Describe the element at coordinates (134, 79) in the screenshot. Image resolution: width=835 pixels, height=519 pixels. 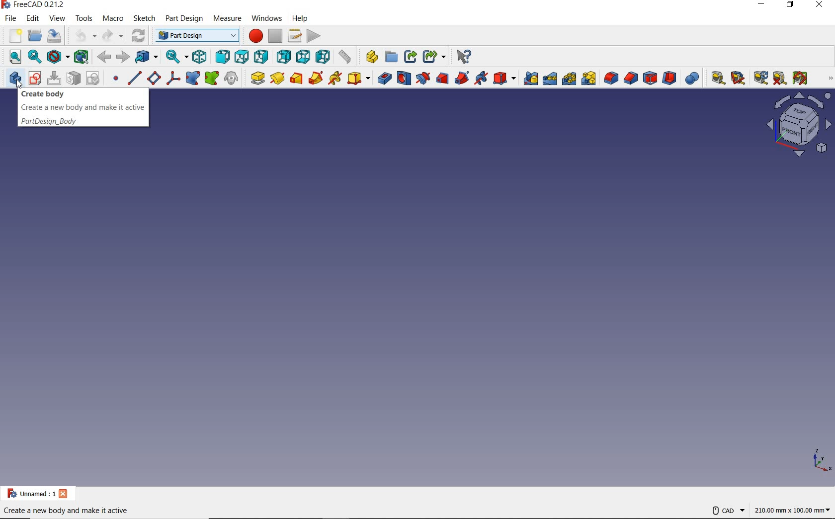
I see `CREATE A DATUM LINE` at that location.